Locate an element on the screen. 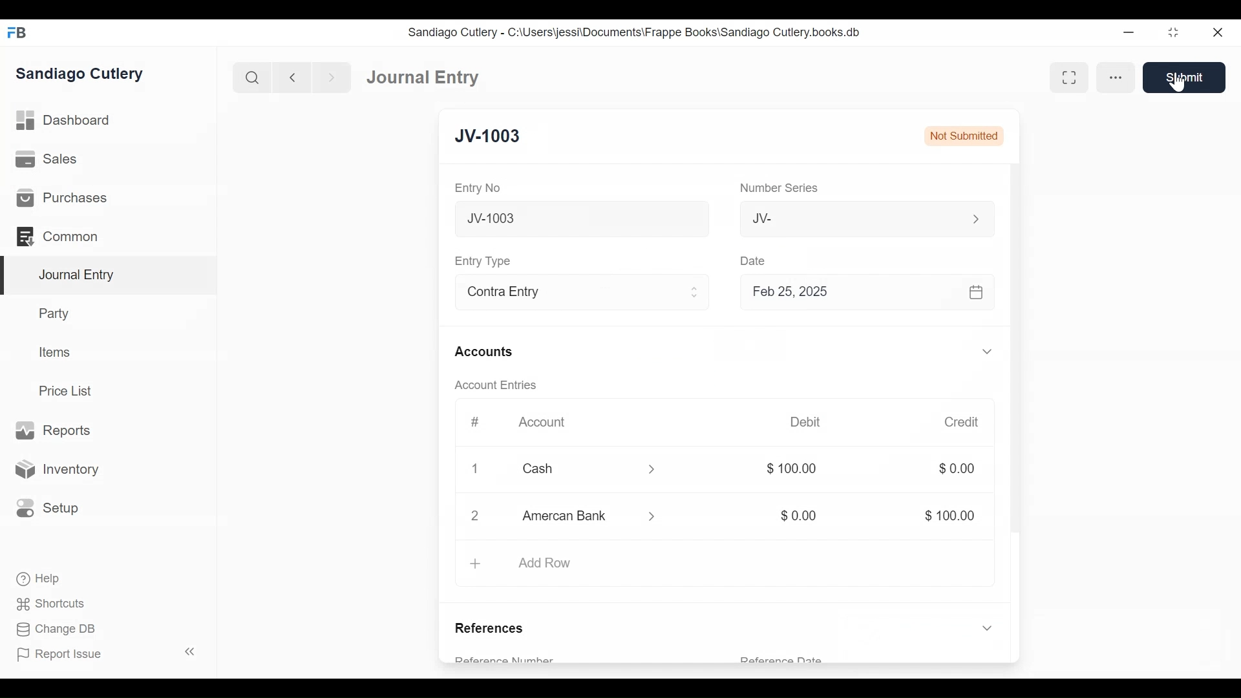  Journal Entry is located at coordinates (109, 275).